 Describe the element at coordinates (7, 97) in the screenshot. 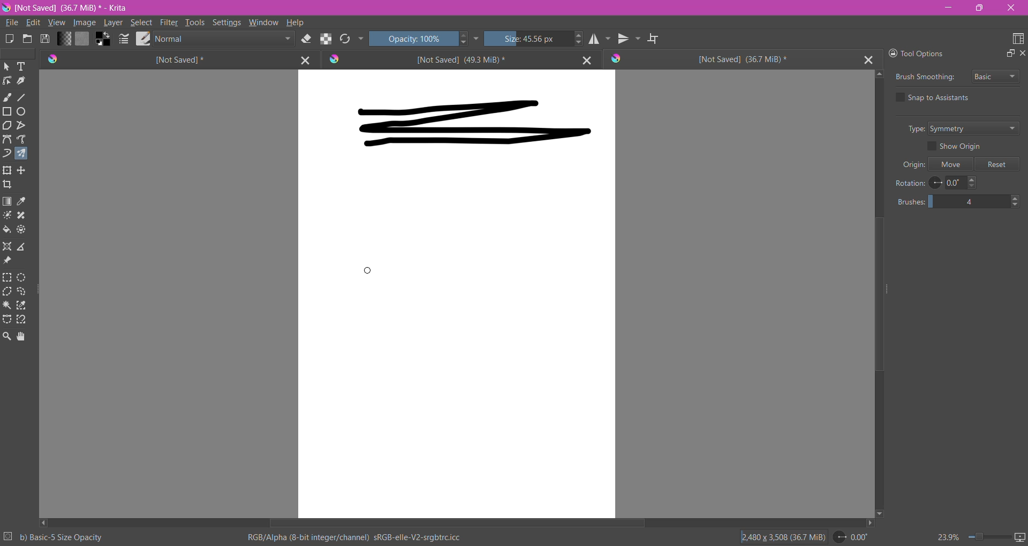

I see `Freehand Brush Tool` at that location.